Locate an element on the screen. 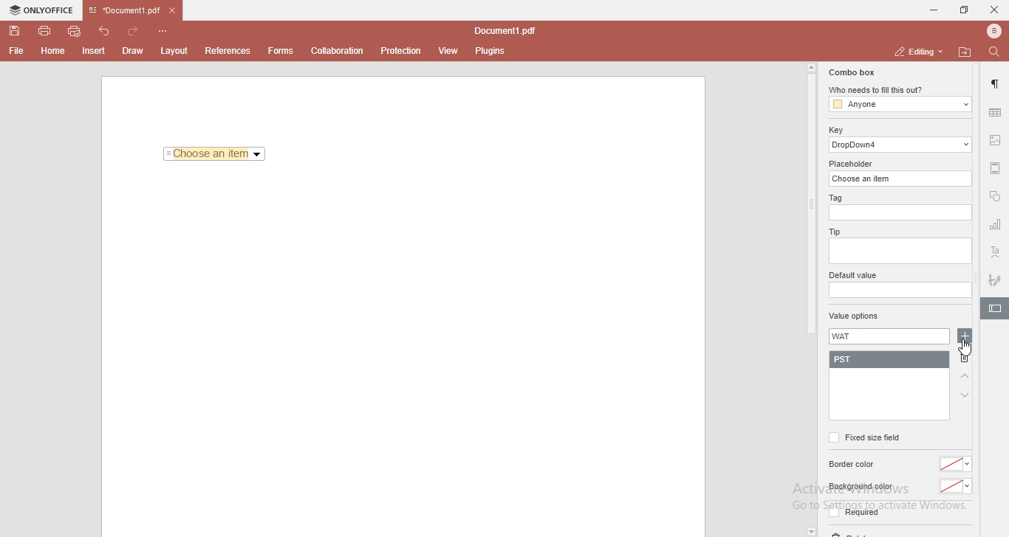  References is located at coordinates (226, 51).